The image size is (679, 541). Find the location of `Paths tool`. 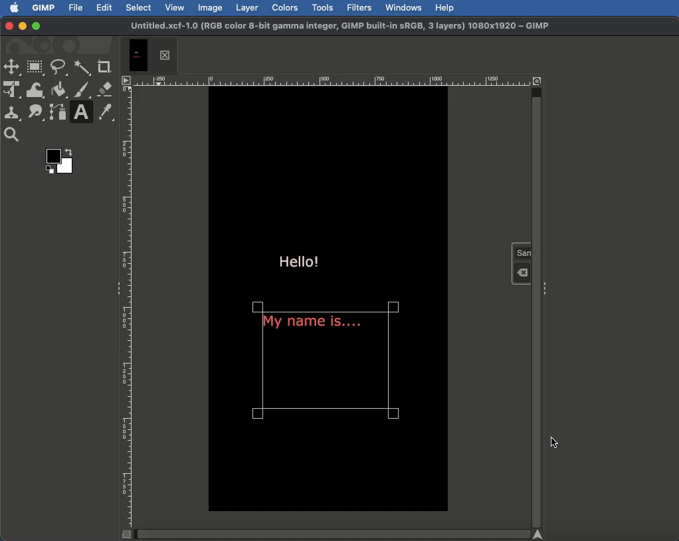

Paths tool is located at coordinates (57, 111).